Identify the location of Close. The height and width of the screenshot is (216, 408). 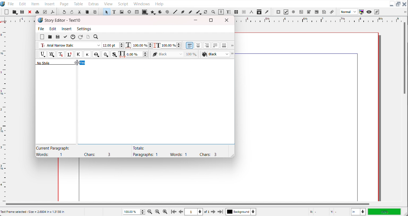
(405, 4).